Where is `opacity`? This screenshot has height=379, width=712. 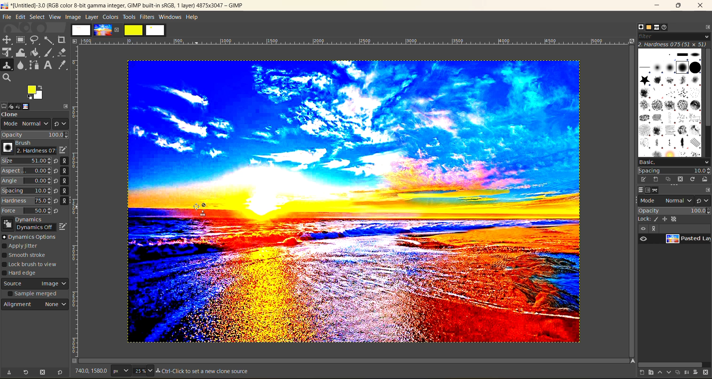
opacity is located at coordinates (35, 135).